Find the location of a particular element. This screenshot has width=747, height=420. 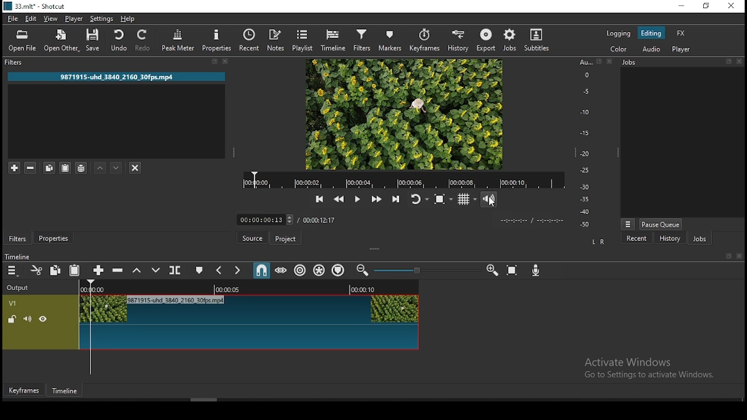

Jobs is located at coordinates (635, 63).